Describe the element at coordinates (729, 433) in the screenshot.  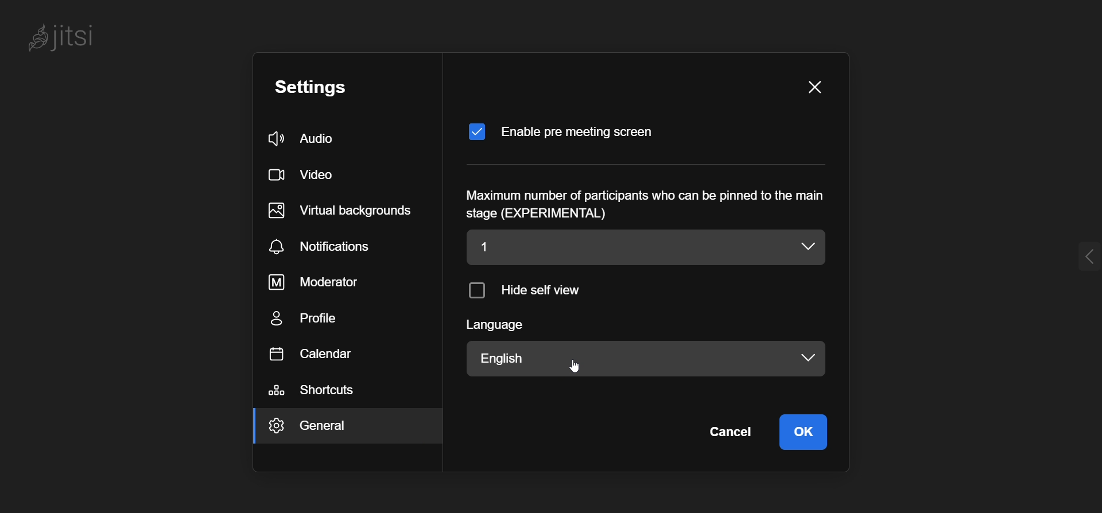
I see `cancel` at that location.